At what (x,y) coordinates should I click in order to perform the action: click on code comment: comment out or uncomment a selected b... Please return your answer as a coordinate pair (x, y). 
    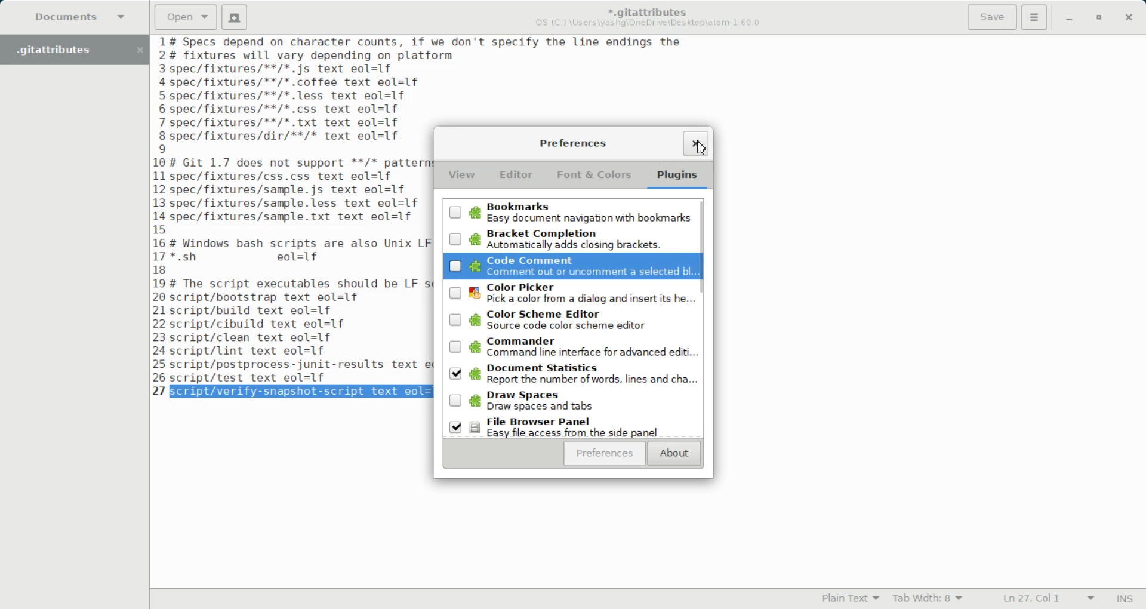
    Looking at the image, I should click on (568, 267).